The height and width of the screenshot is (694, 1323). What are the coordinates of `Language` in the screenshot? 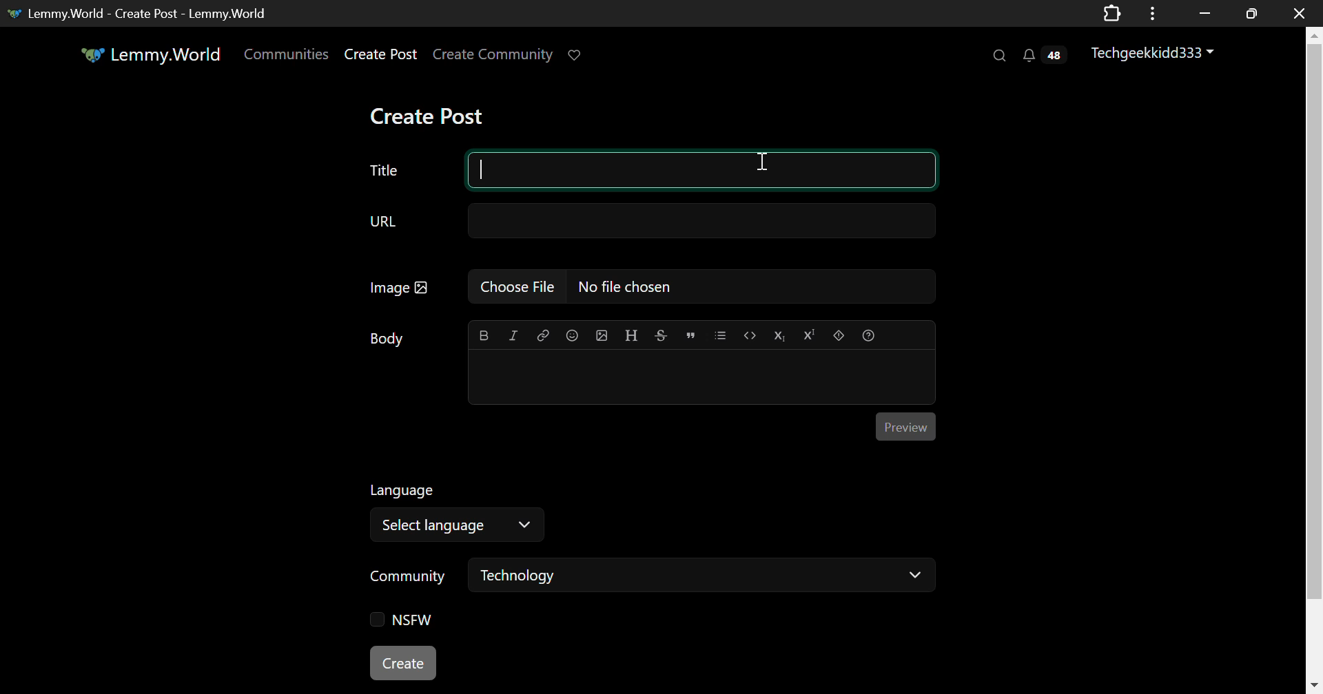 It's located at (402, 489).